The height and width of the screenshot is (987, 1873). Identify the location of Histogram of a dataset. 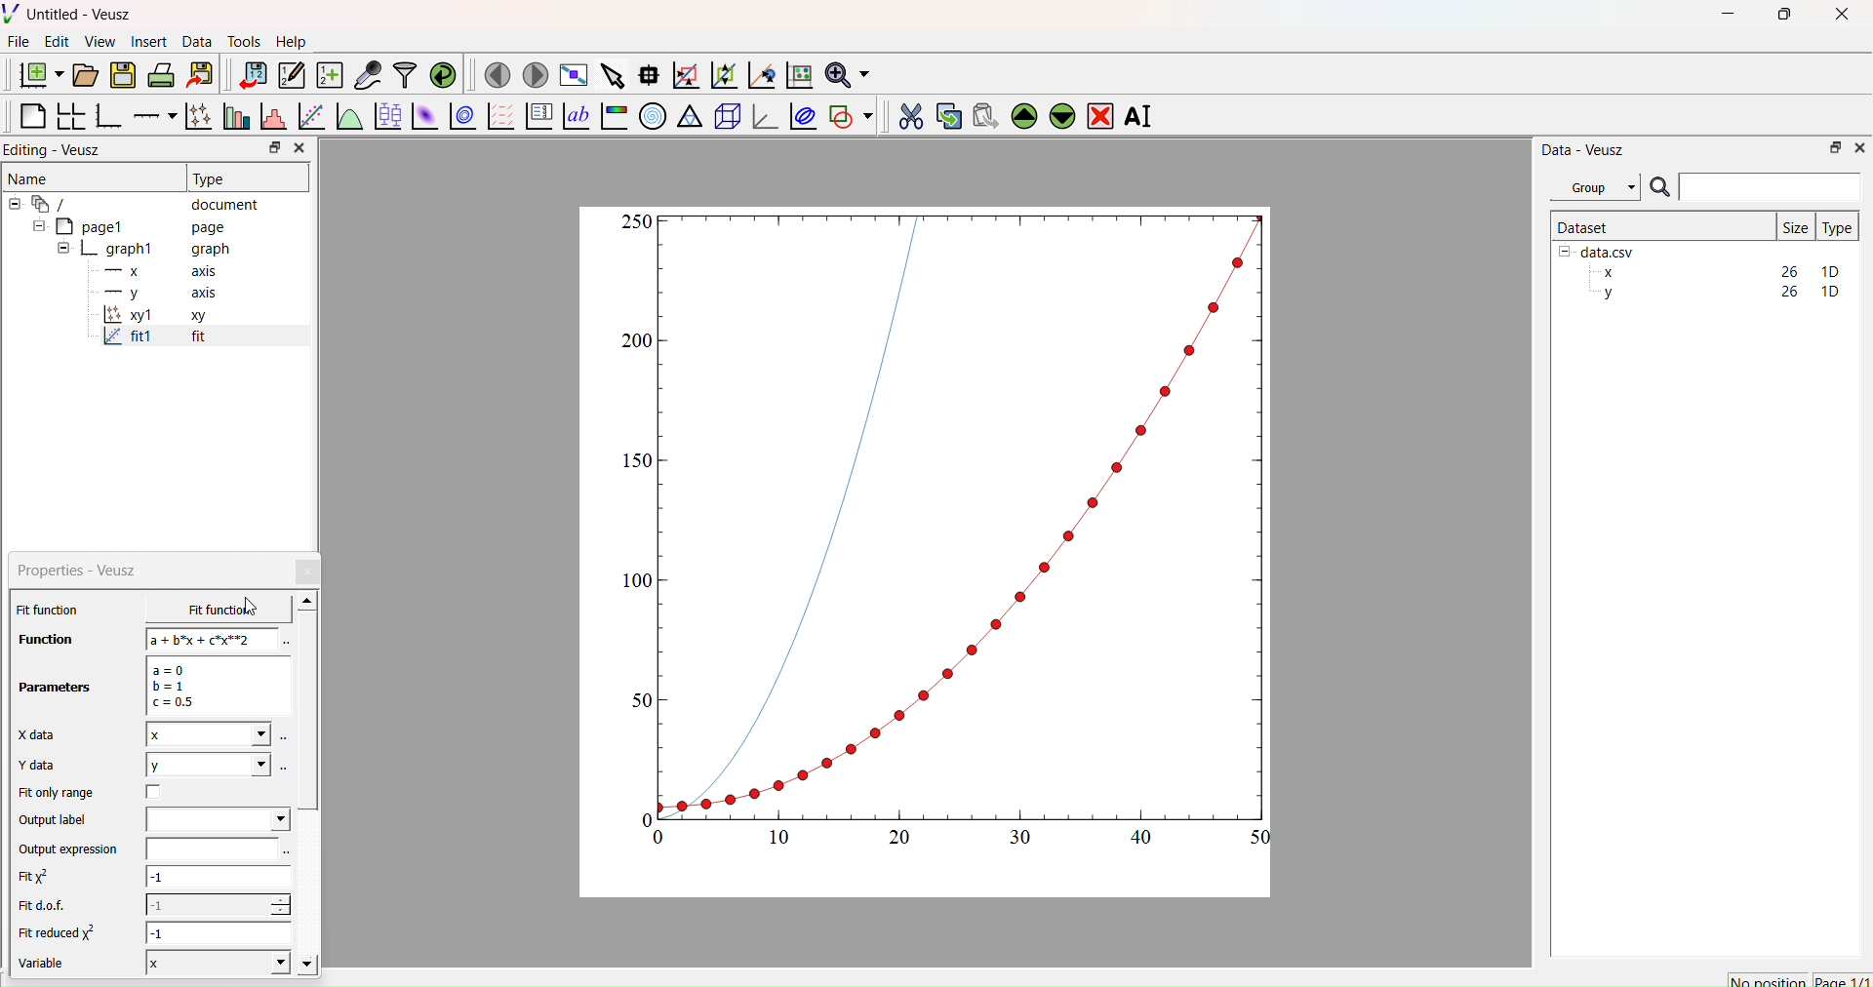
(269, 119).